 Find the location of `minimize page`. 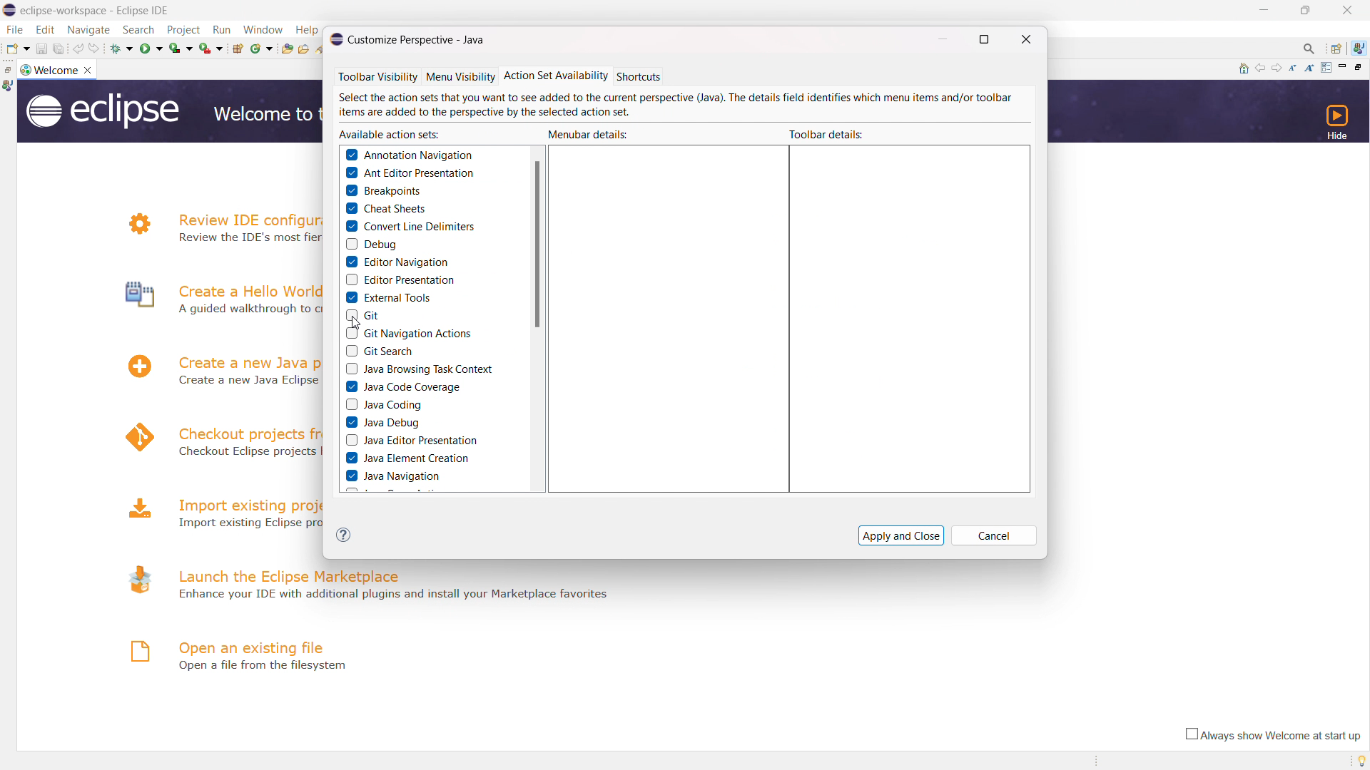

minimize page is located at coordinates (1343, 67).